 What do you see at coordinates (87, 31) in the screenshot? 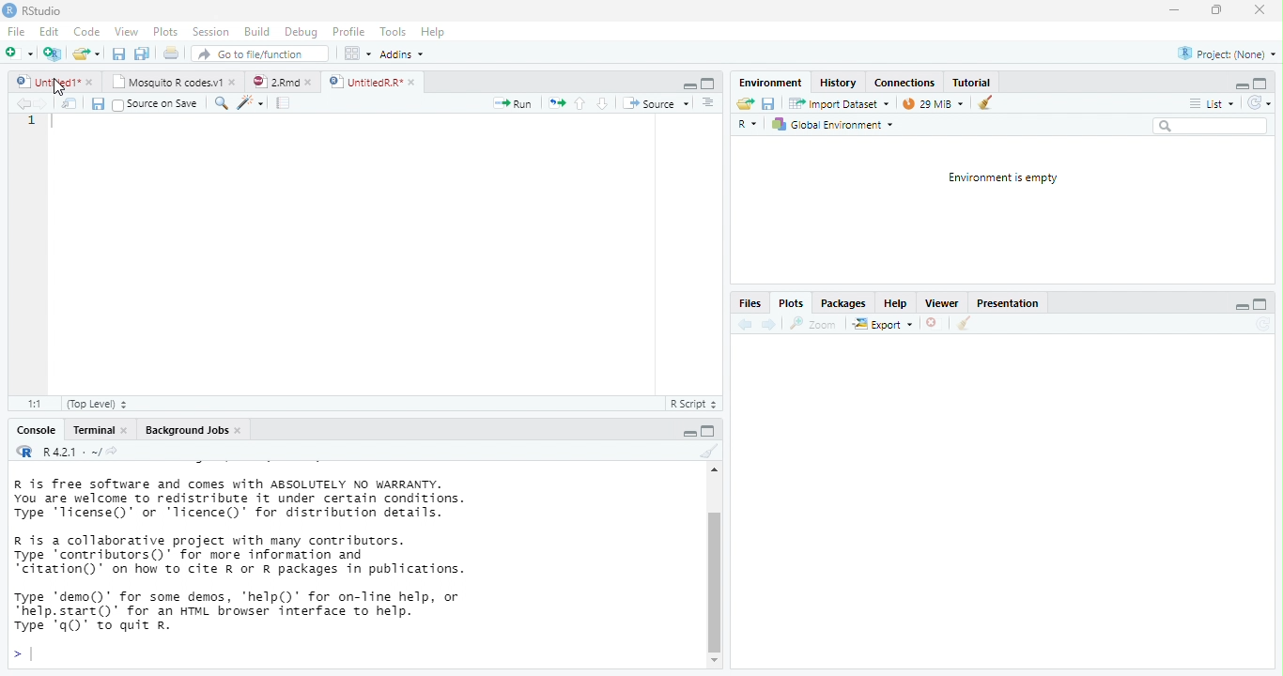
I see `Code` at bounding box center [87, 31].